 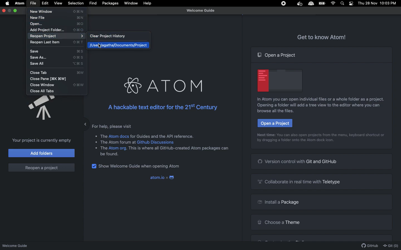 I want to click on Click, so click(x=101, y=45).